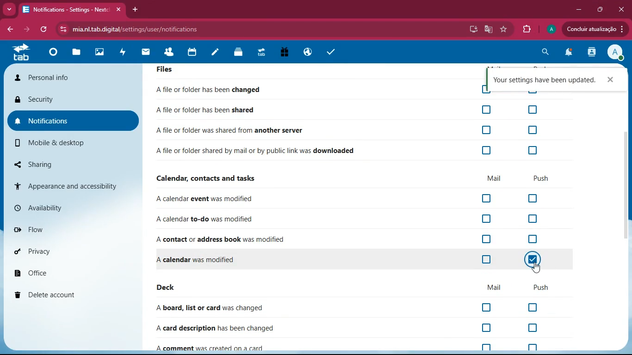  I want to click on off, so click(487, 260).